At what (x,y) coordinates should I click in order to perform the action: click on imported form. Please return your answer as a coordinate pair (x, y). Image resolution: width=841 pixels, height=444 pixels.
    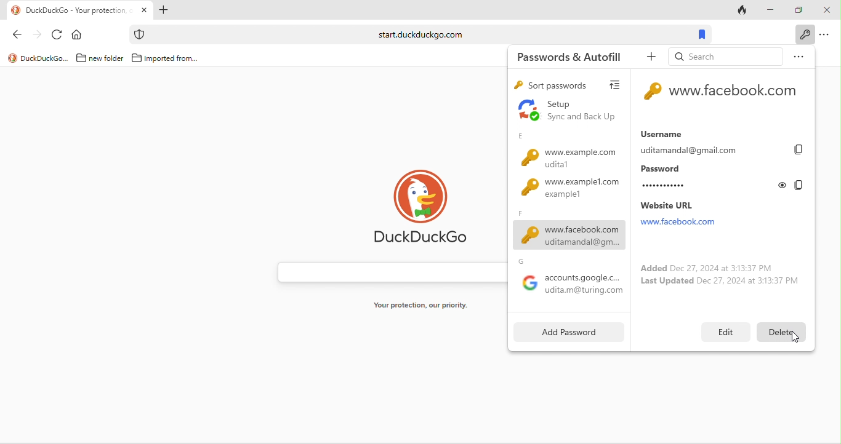
    Looking at the image, I should click on (166, 58).